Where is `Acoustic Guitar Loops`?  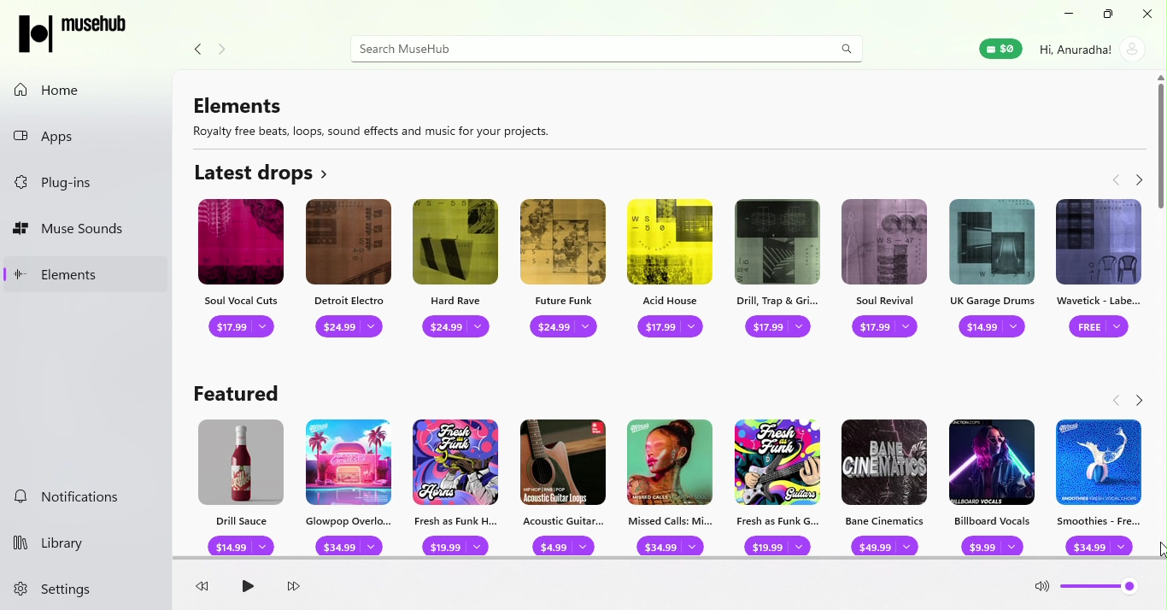 Acoustic Guitar Loops is located at coordinates (560, 486).